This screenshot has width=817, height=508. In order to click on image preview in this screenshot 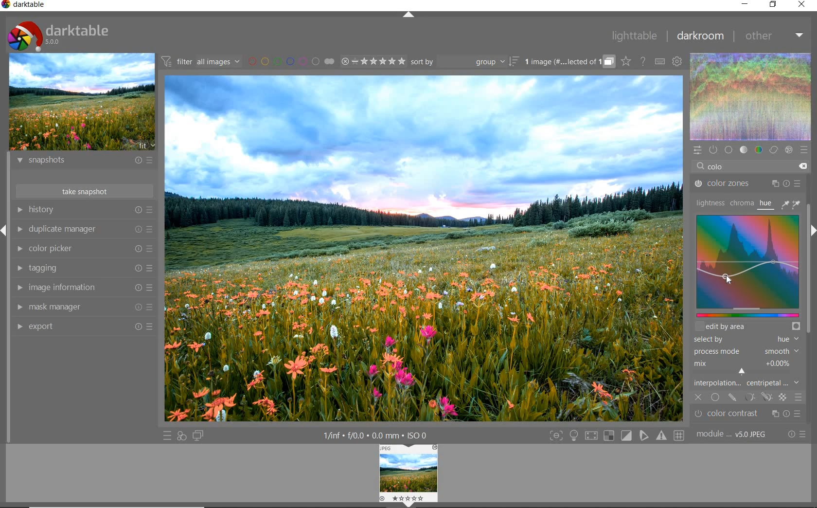, I will do `click(82, 103)`.